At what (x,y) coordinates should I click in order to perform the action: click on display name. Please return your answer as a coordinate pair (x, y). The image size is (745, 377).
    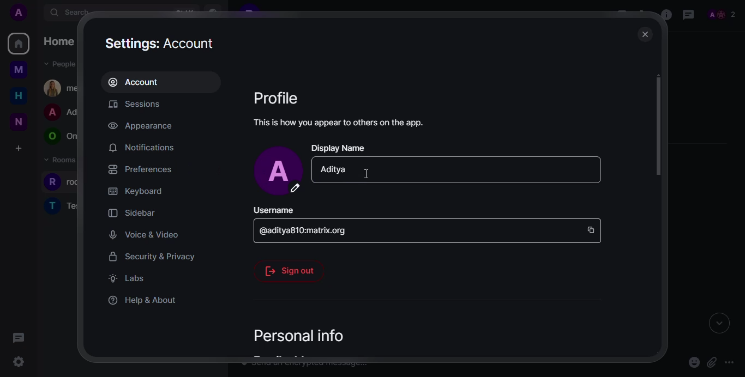
    Looking at the image, I should click on (339, 148).